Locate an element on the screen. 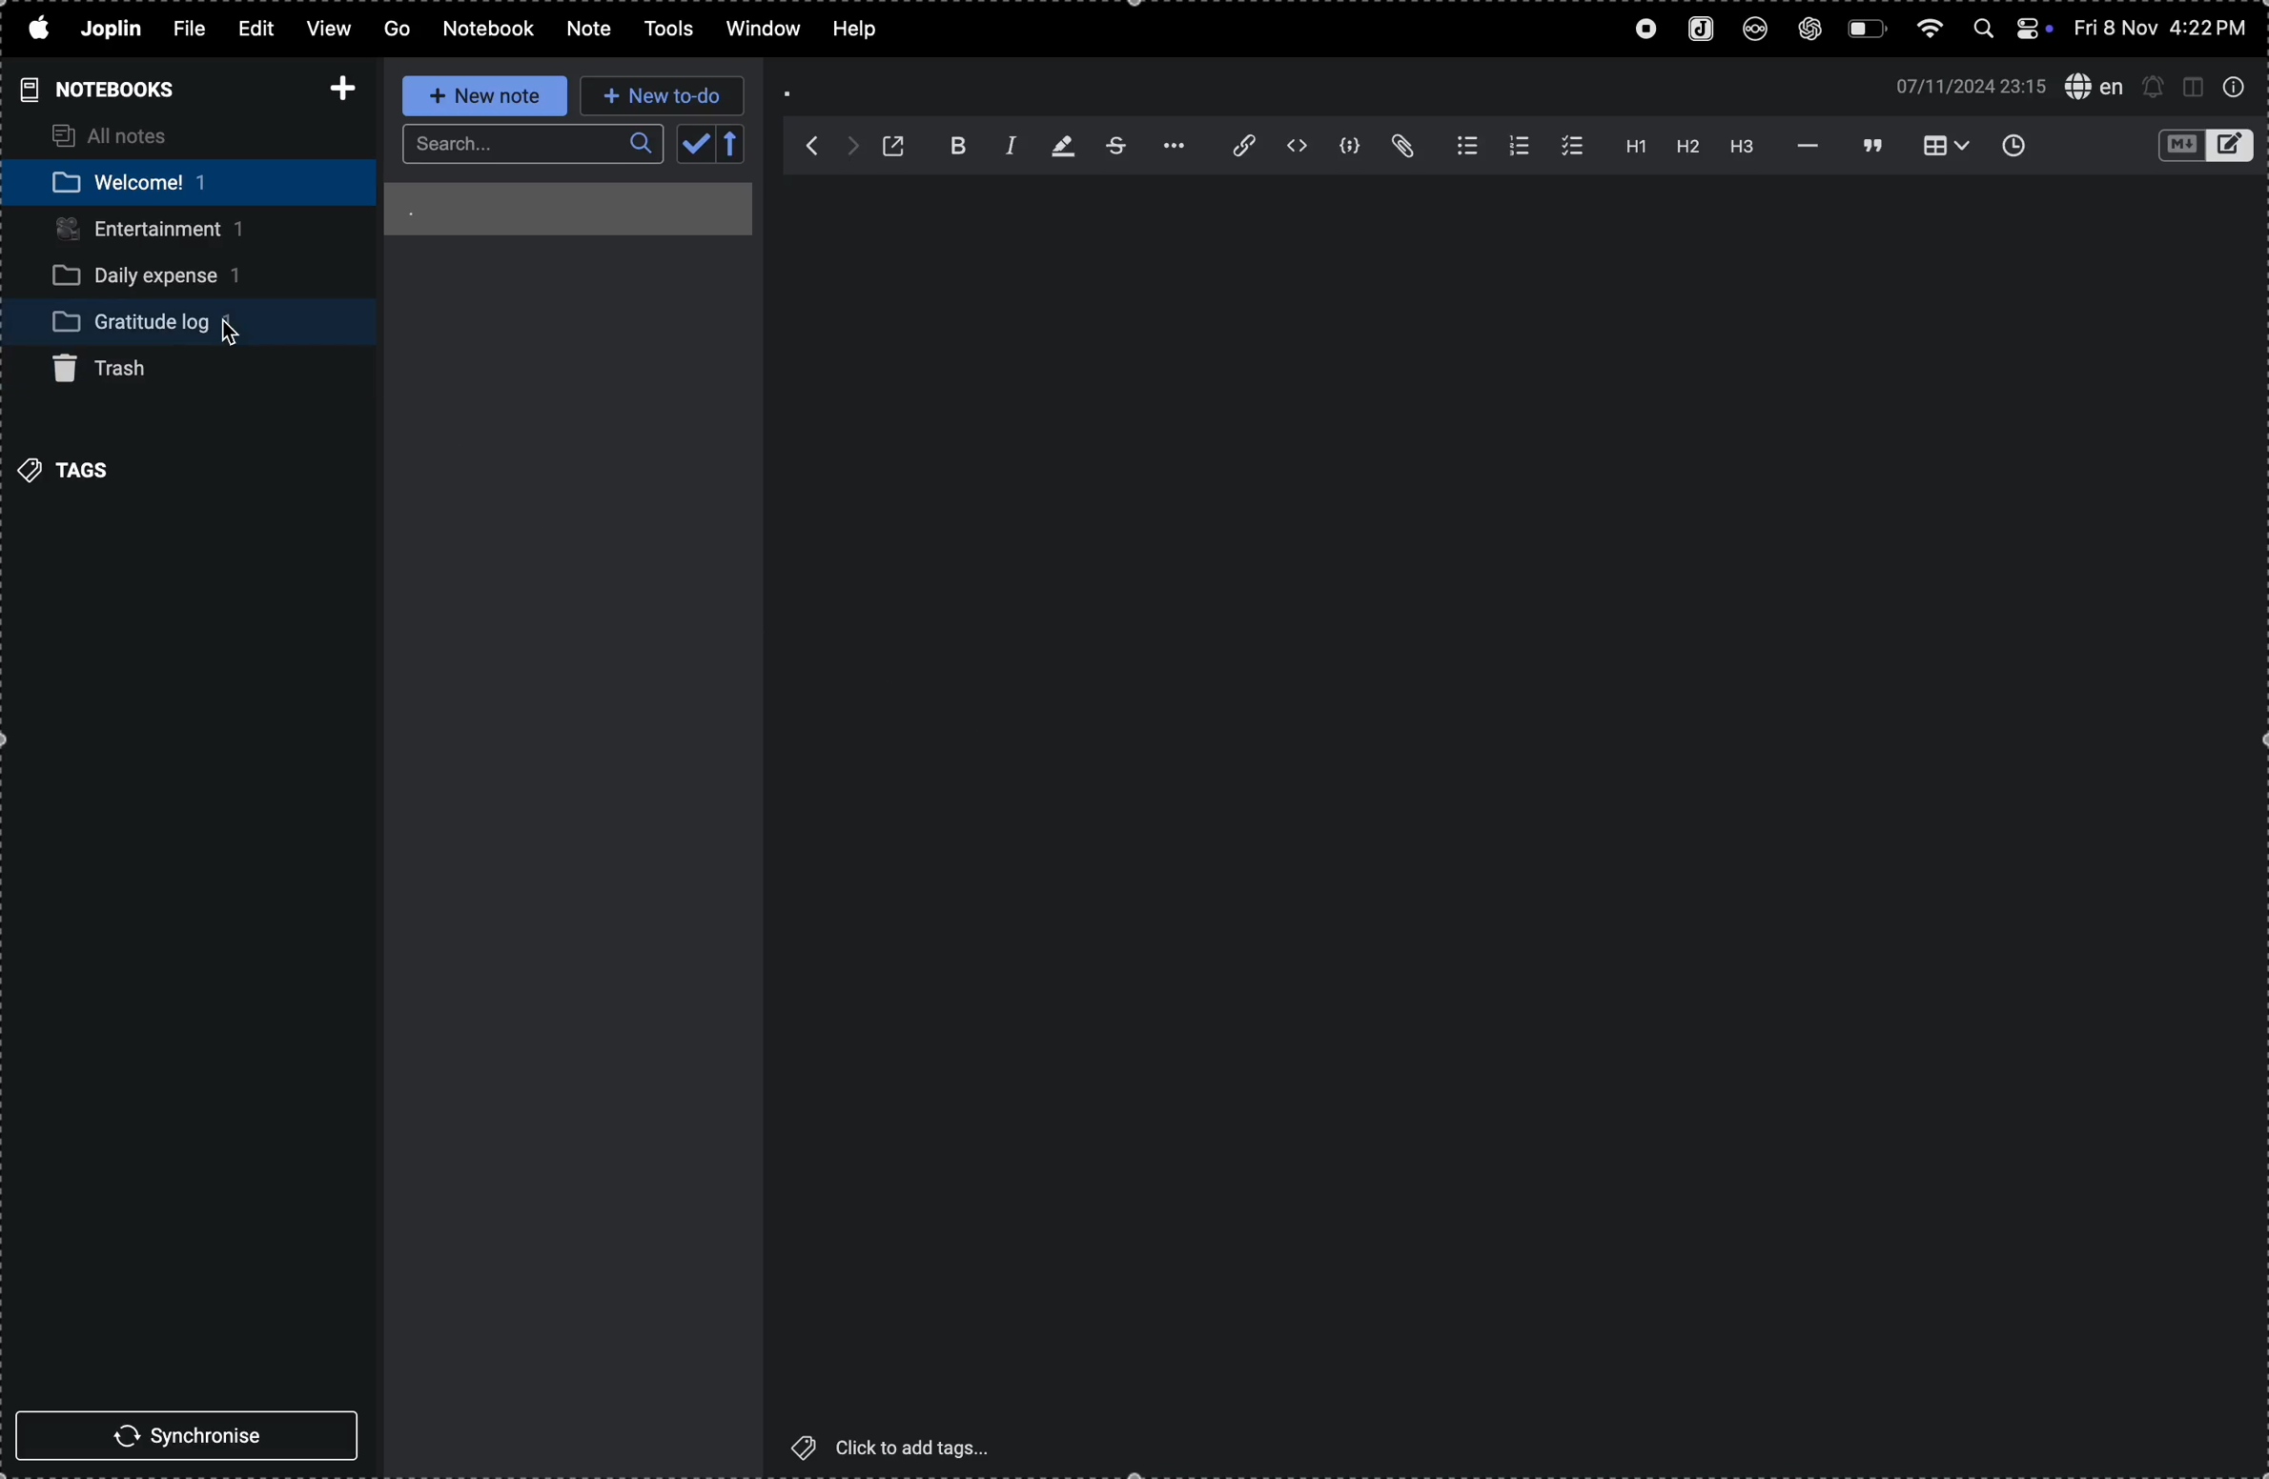 The height and width of the screenshot is (1479, 2269). edit is located at coordinates (260, 29).